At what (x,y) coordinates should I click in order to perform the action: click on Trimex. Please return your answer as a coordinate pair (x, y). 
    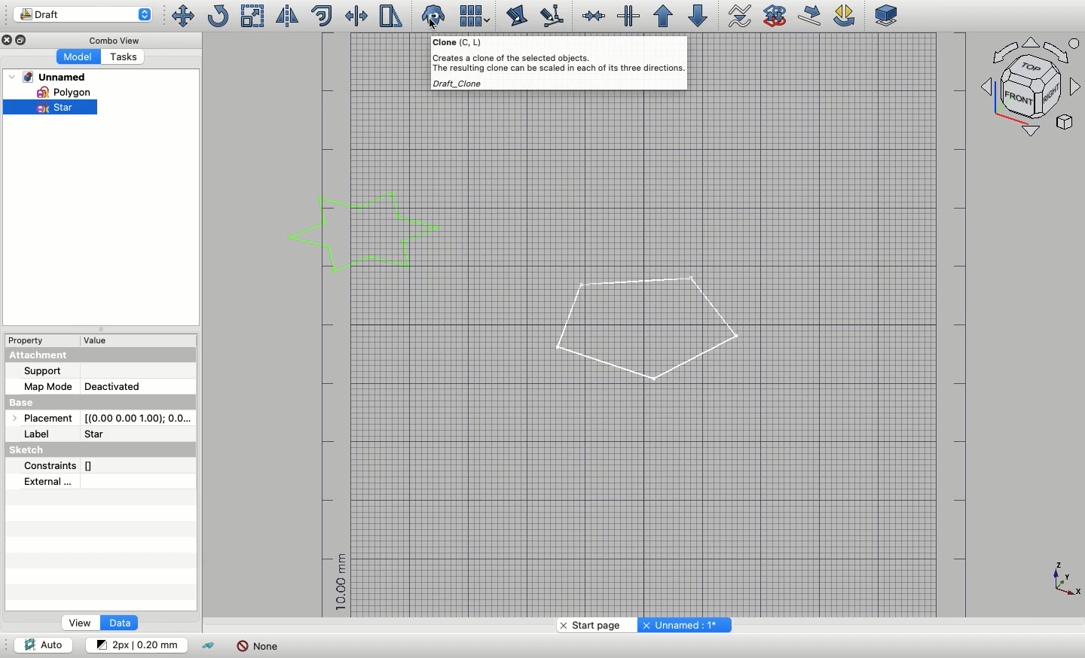
    Looking at the image, I should click on (358, 16).